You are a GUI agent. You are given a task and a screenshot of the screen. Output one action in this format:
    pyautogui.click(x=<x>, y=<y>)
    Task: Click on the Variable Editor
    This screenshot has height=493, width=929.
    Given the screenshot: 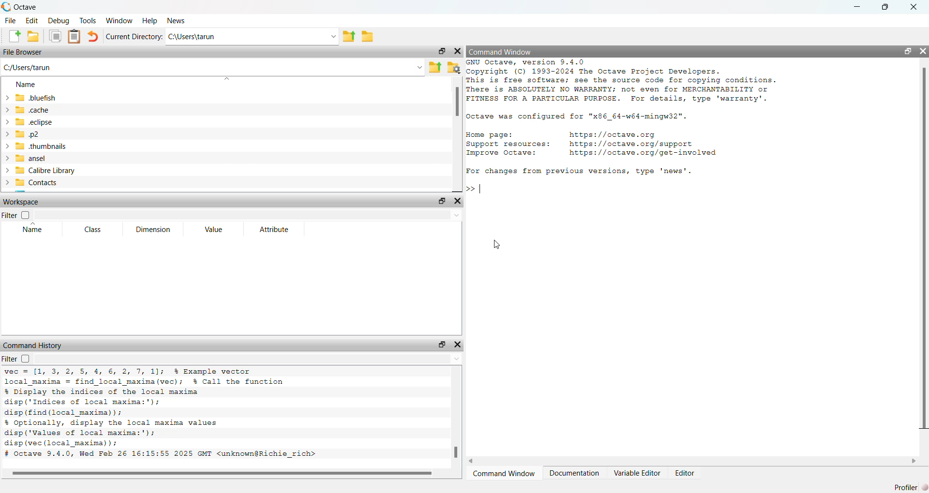 What is the action you would take?
    pyautogui.click(x=637, y=473)
    